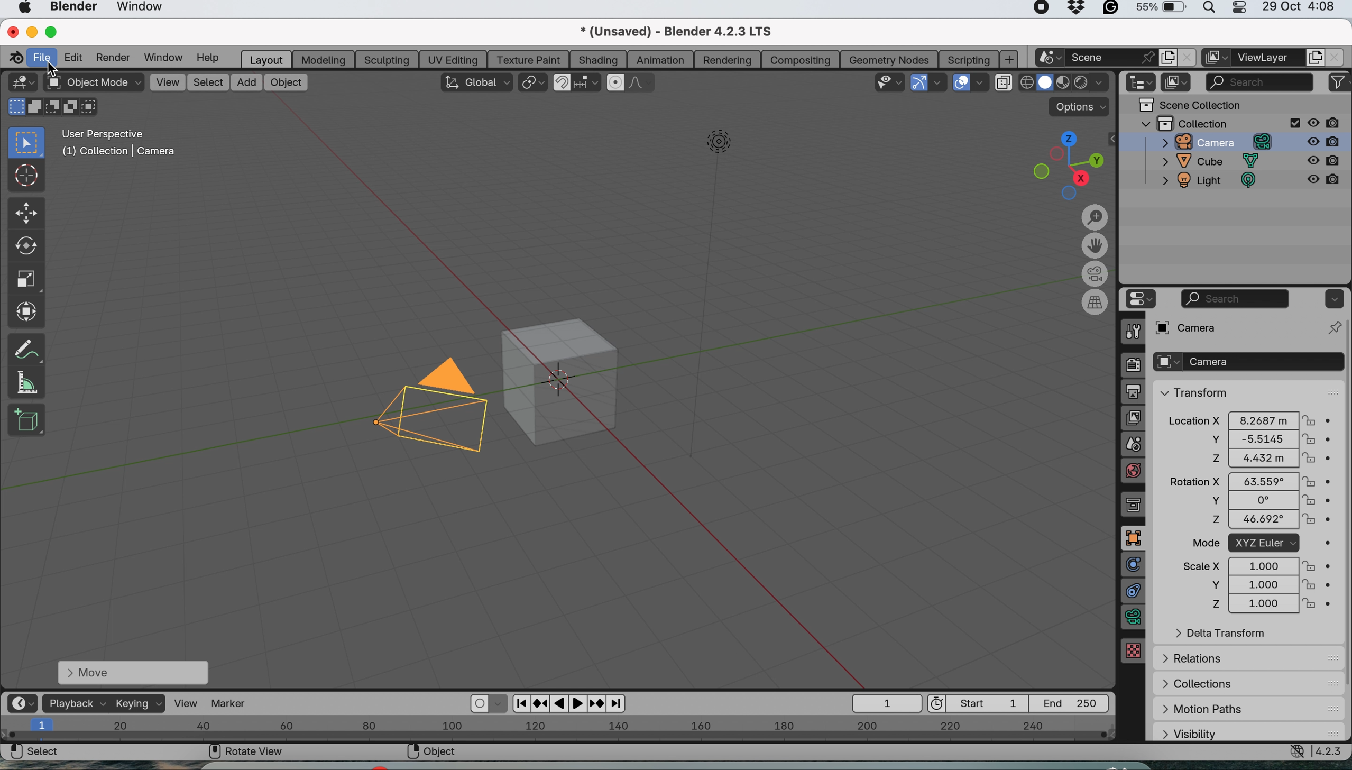 Image resolution: width=1352 pixels, height=770 pixels. Describe the element at coordinates (25, 702) in the screenshot. I see `editor type` at that location.